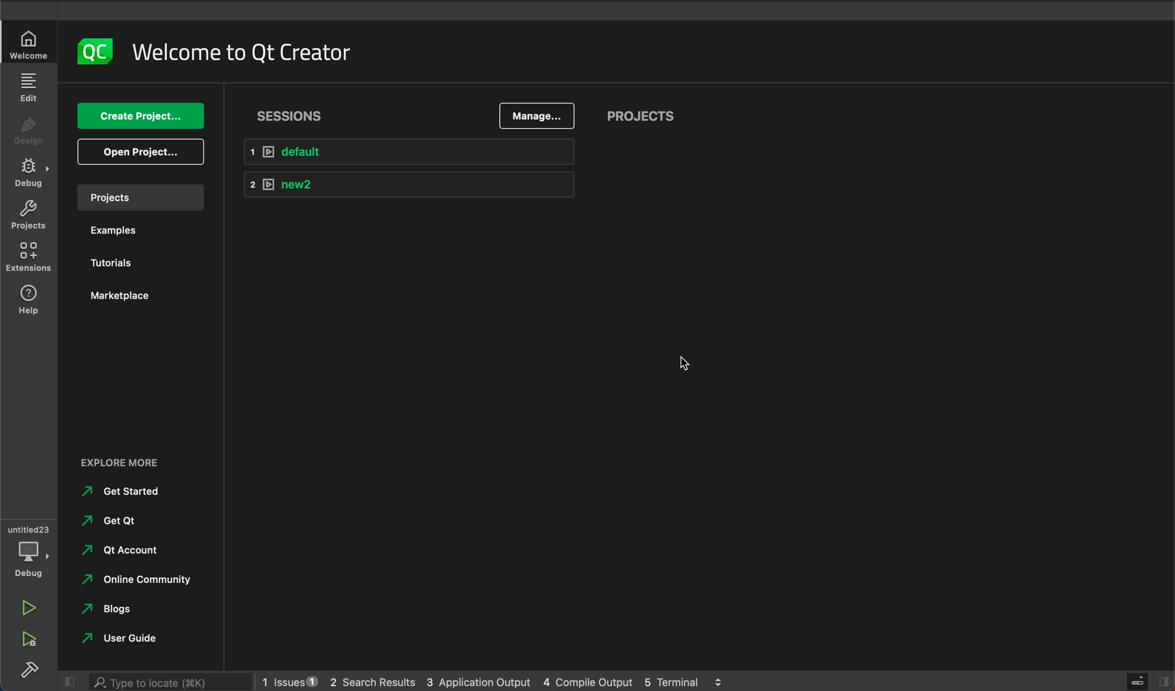 Image resolution: width=1175 pixels, height=691 pixels. I want to click on DEFAULT, so click(417, 152).